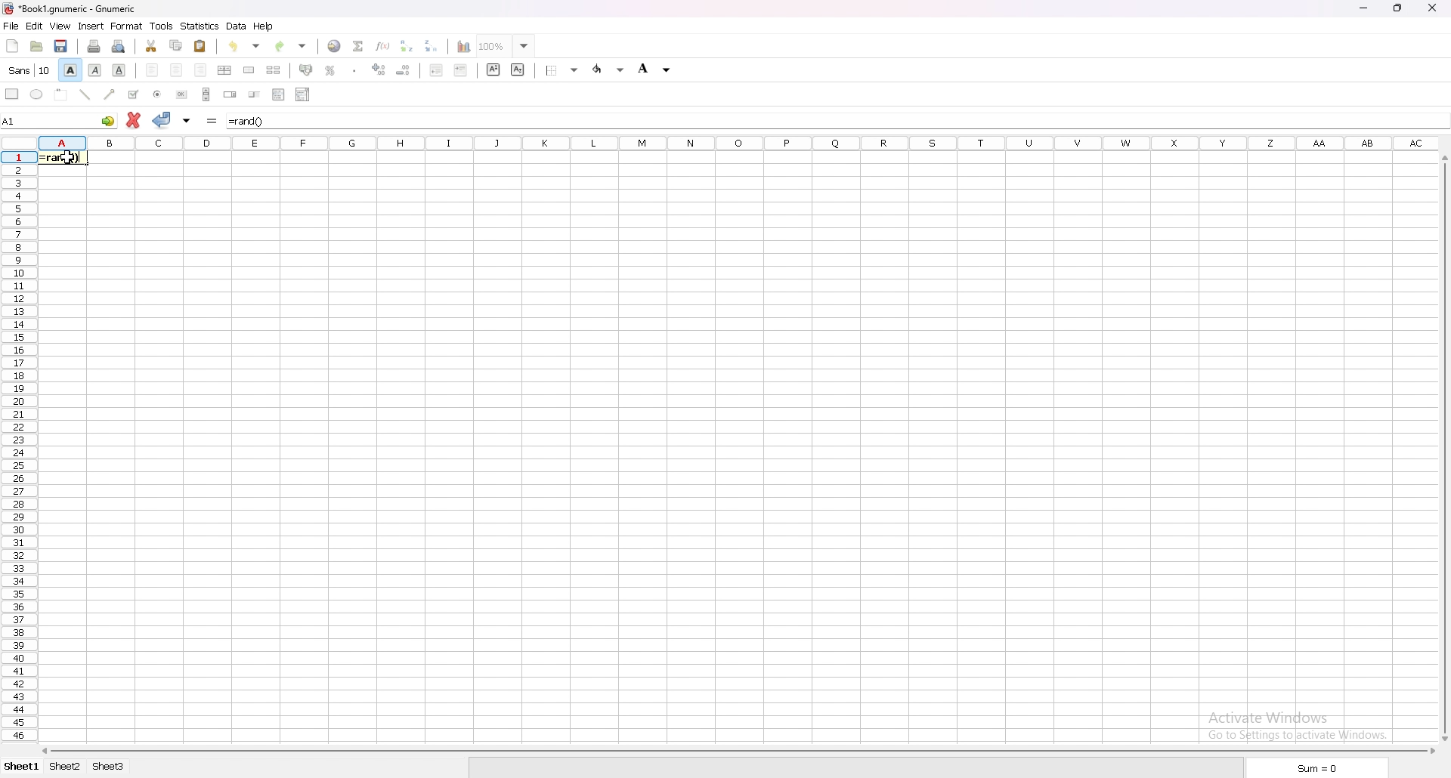 This screenshot has width=1451, height=778. What do you see at coordinates (153, 46) in the screenshot?
I see `cut` at bounding box center [153, 46].